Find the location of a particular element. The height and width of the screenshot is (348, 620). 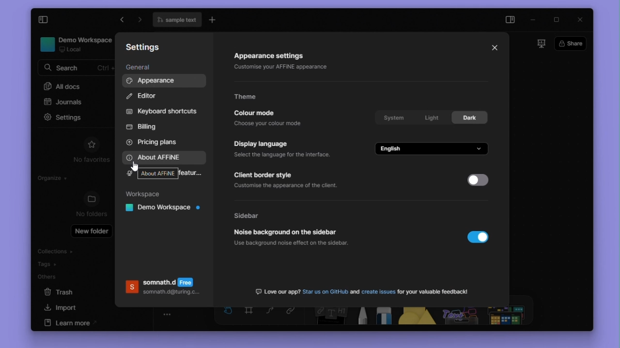

Toggle switch is located at coordinates (477, 180).